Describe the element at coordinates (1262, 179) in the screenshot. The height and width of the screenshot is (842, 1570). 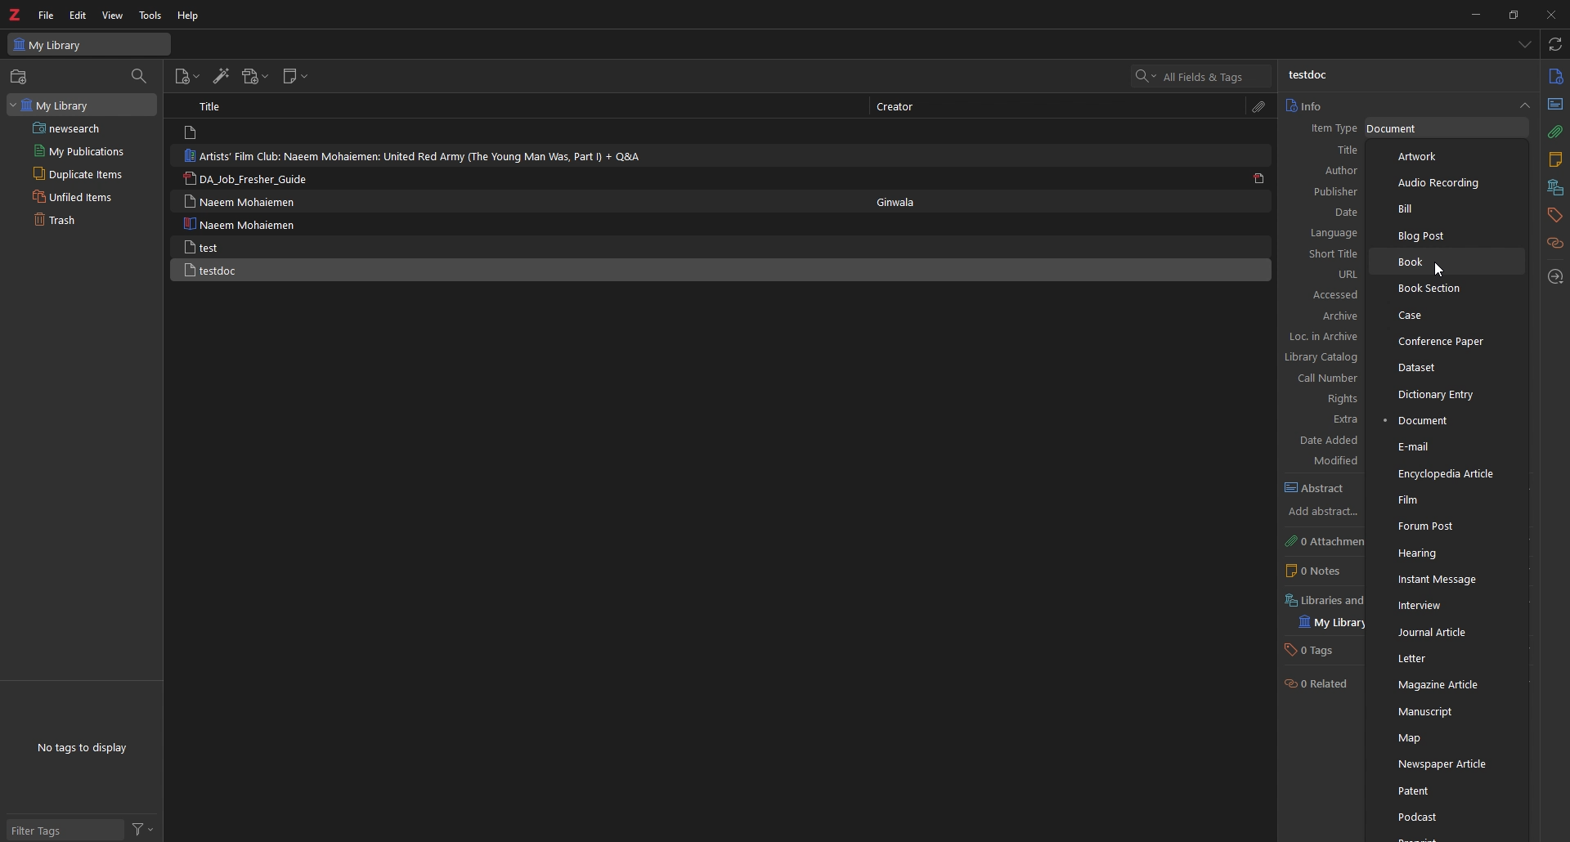
I see `pdf` at that location.